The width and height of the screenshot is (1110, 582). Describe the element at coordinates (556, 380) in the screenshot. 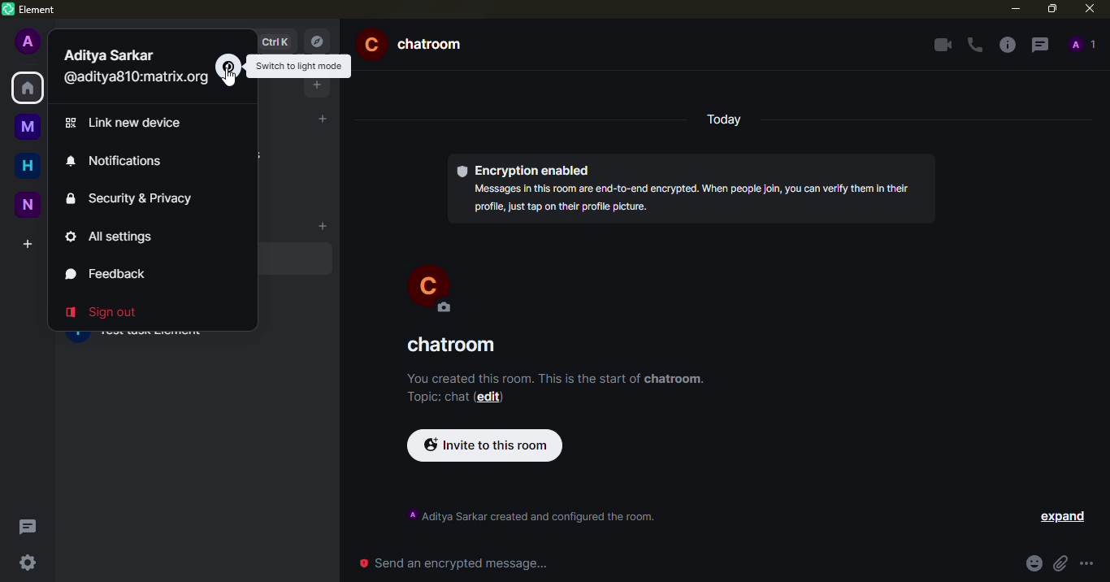

I see `info` at that location.